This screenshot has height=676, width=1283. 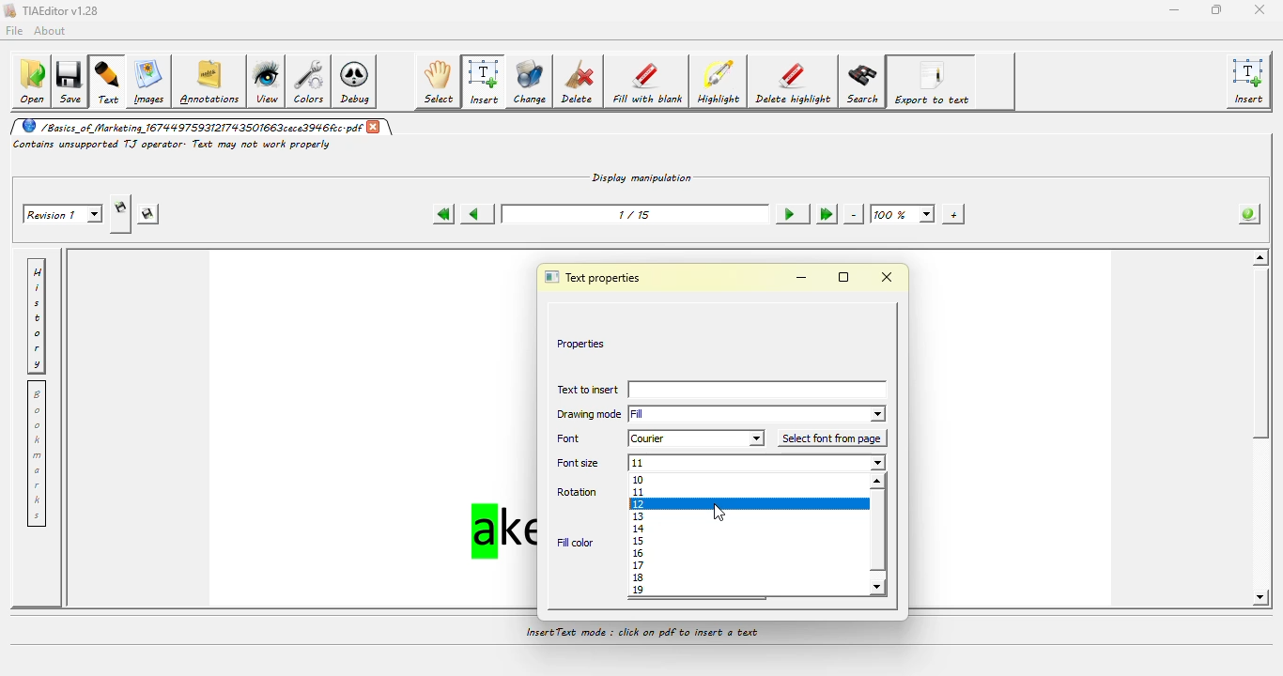 What do you see at coordinates (642, 634) in the screenshot?
I see `Insert Text mode : click on pdf to insert a text` at bounding box center [642, 634].